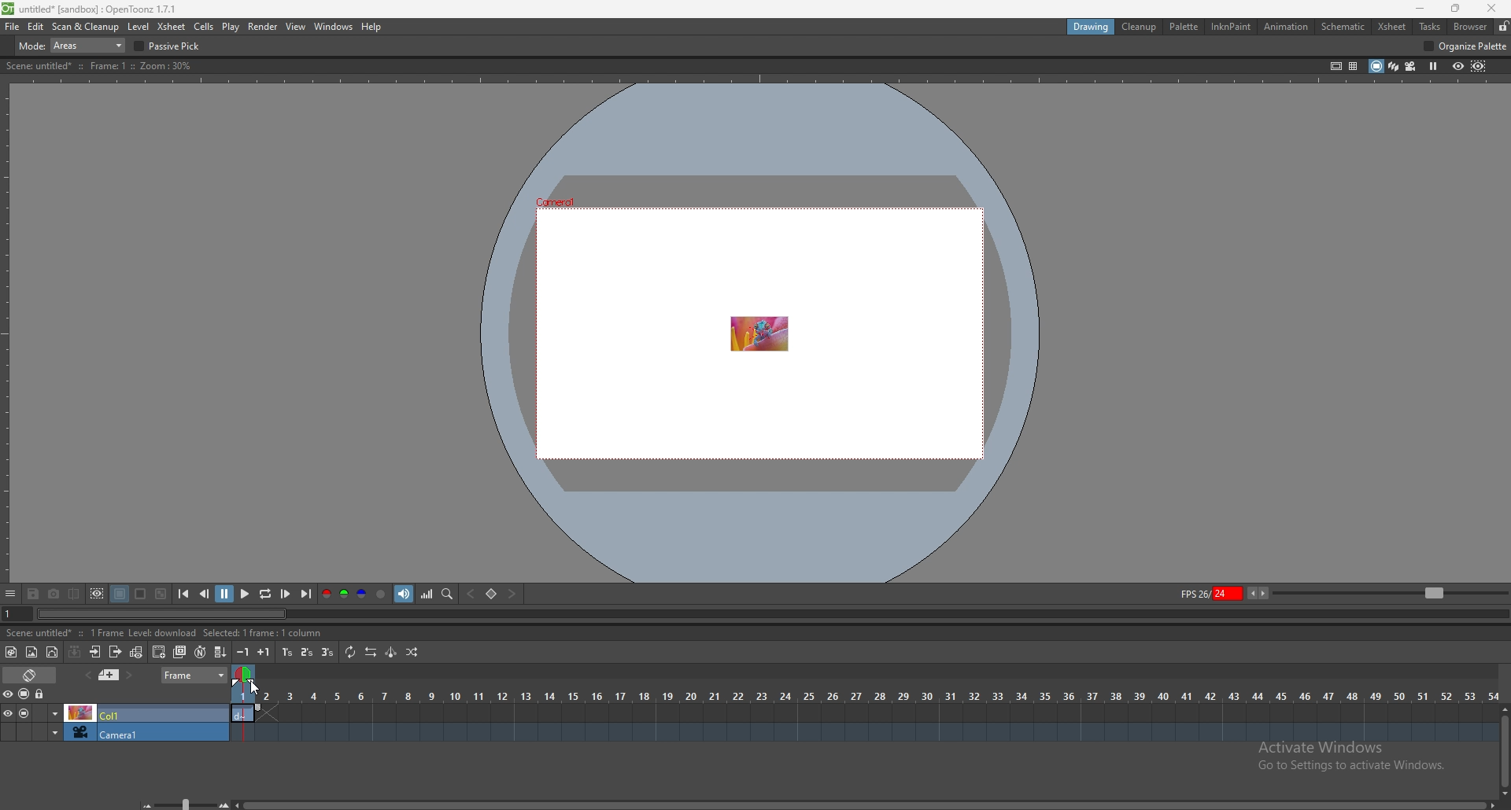  Describe the element at coordinates (30, 675) in the screenshot. I see `toggle timeline` at that location.